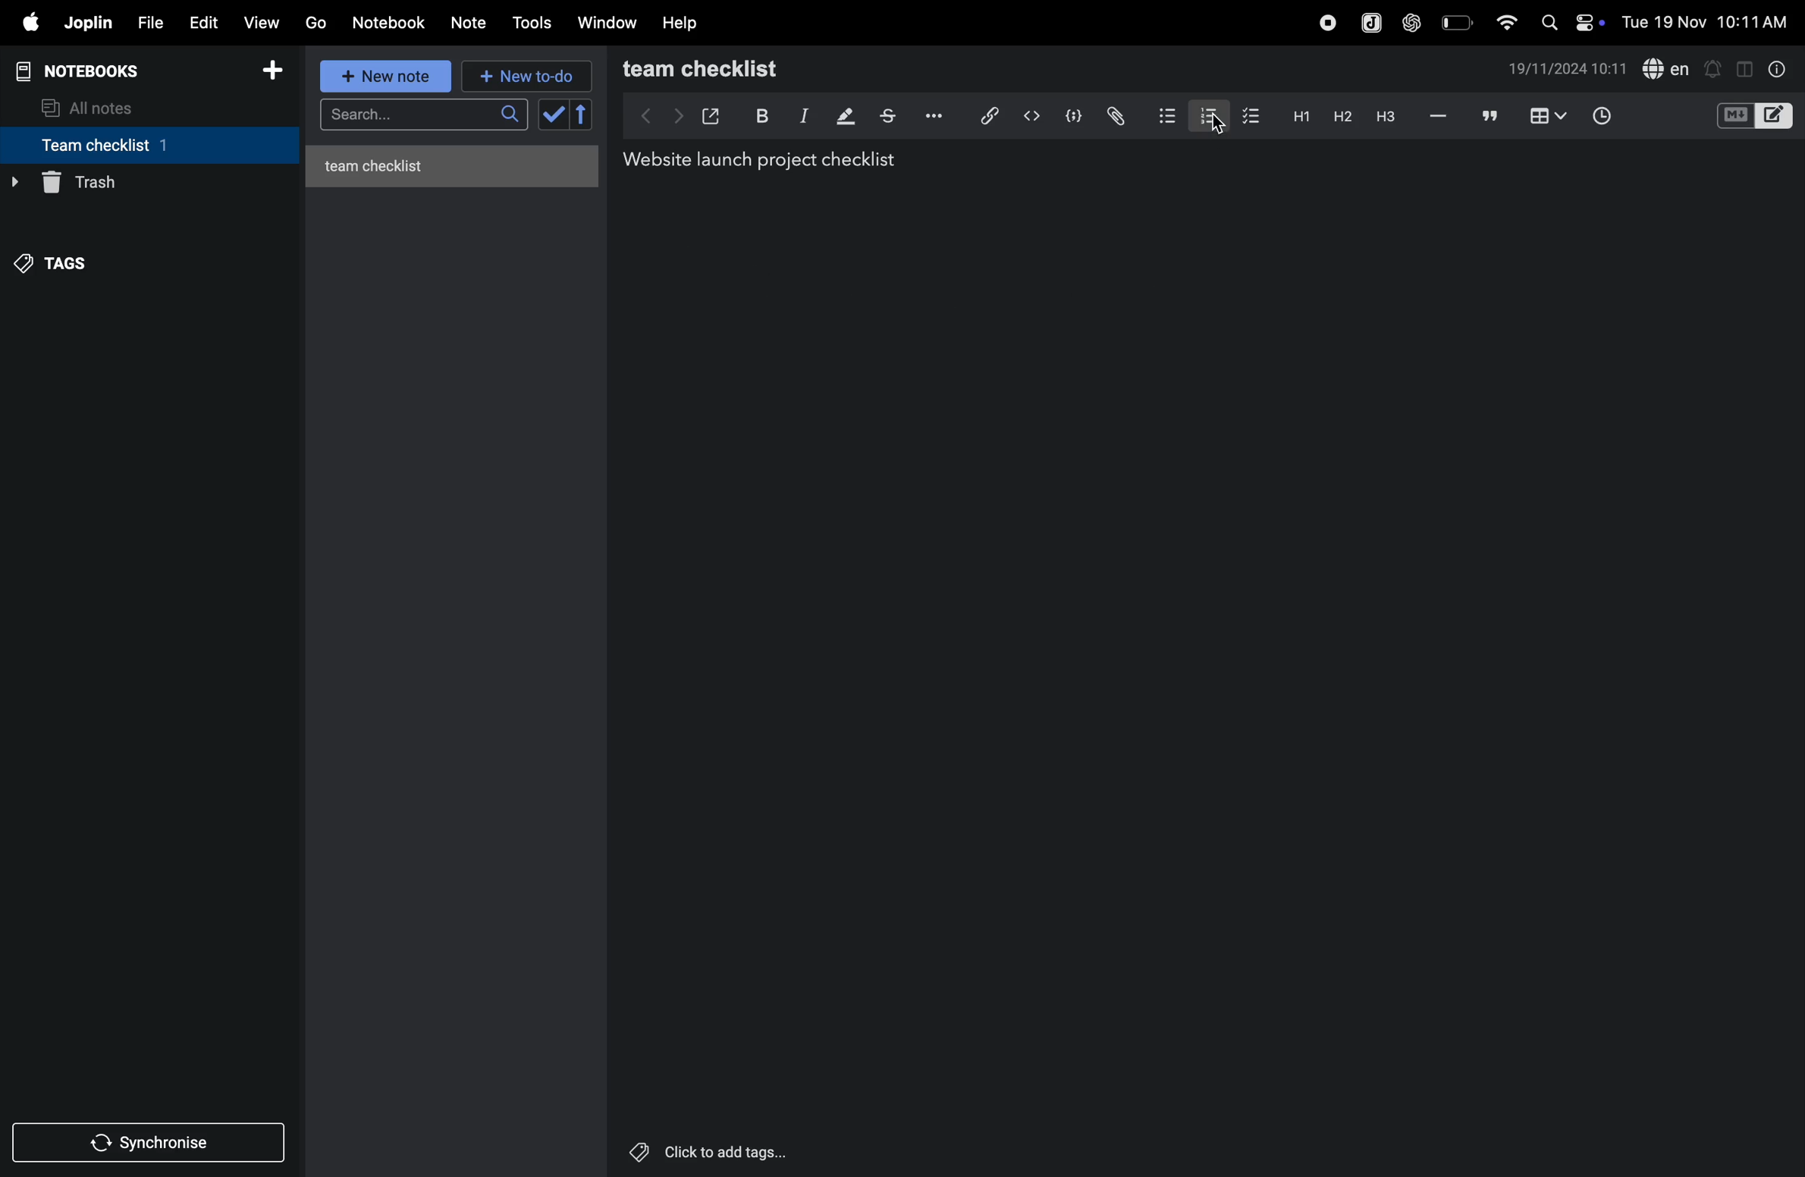  I want to click on note, so click(476, 20).